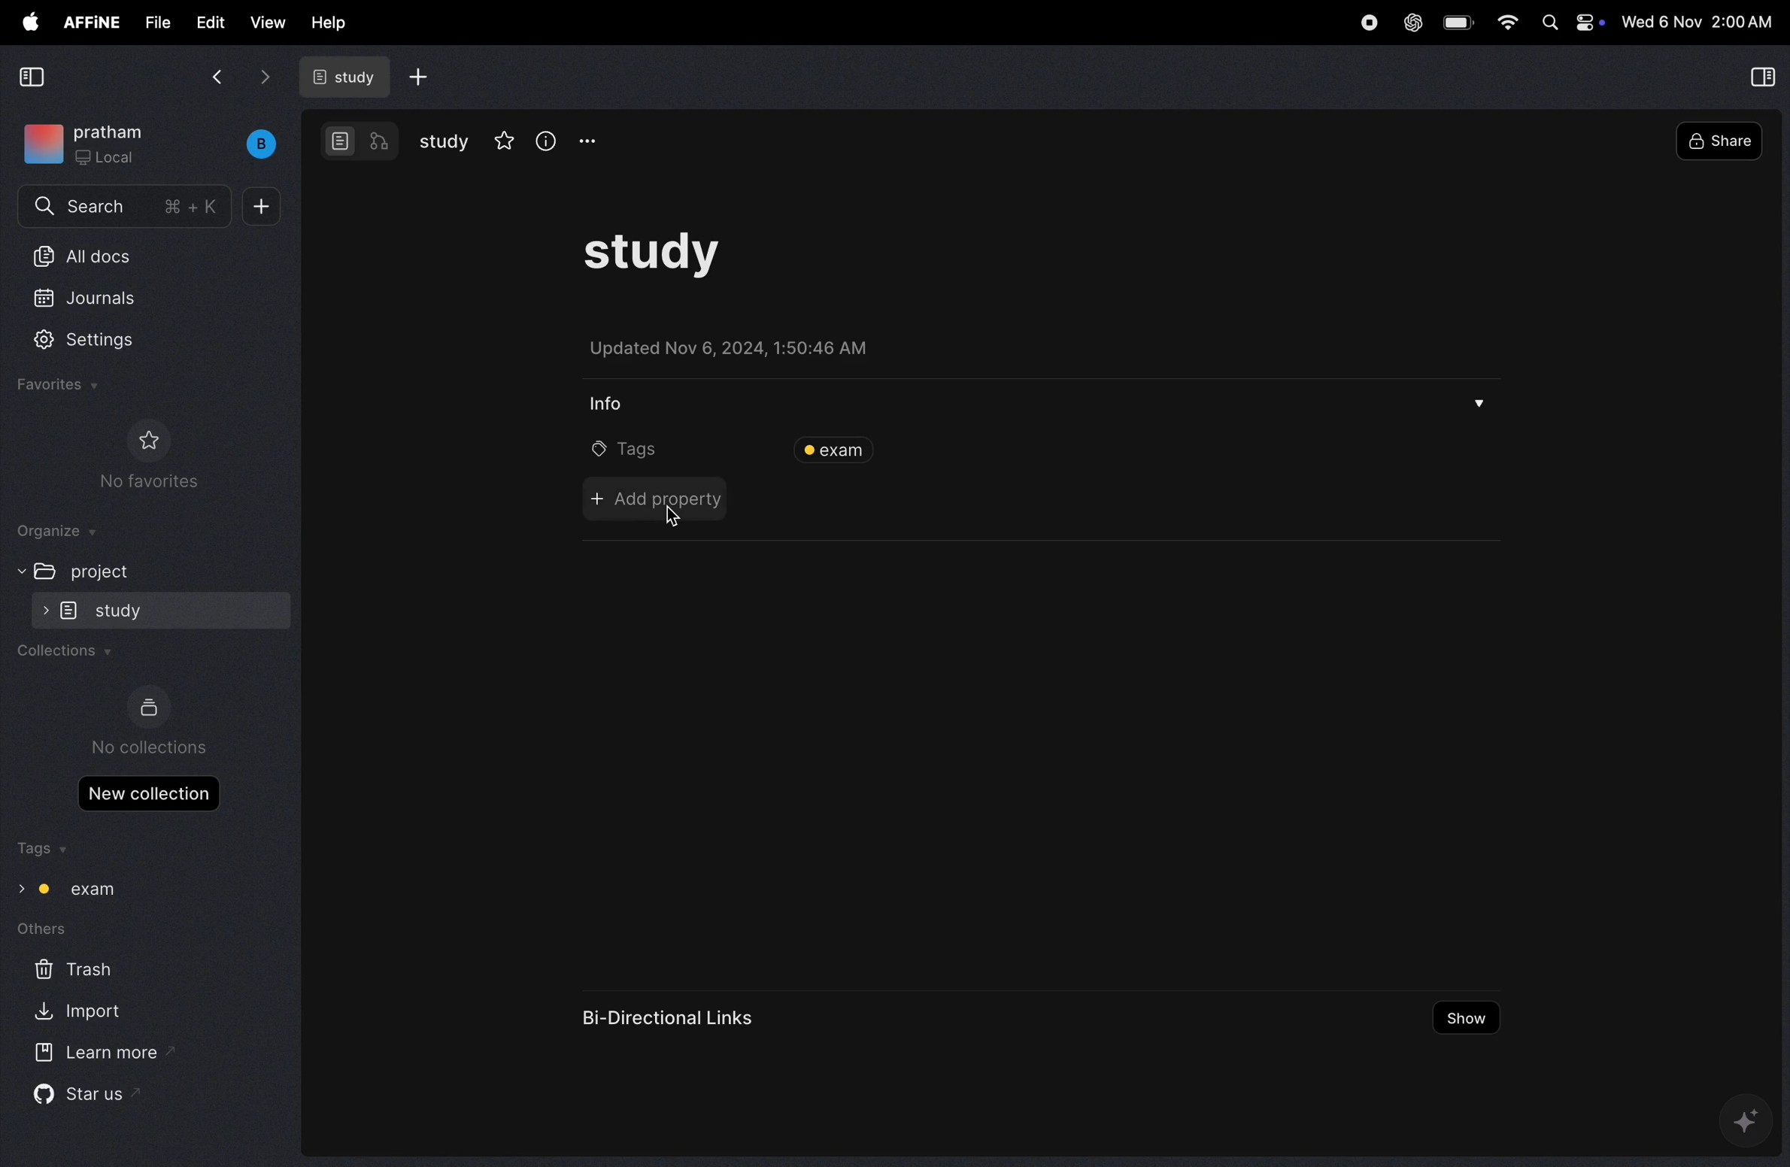 The image size is (1790, 1167). What do you see at coordinates (46, 851) in the screenshot?
I see `tags` at bounding box center [46, 851].